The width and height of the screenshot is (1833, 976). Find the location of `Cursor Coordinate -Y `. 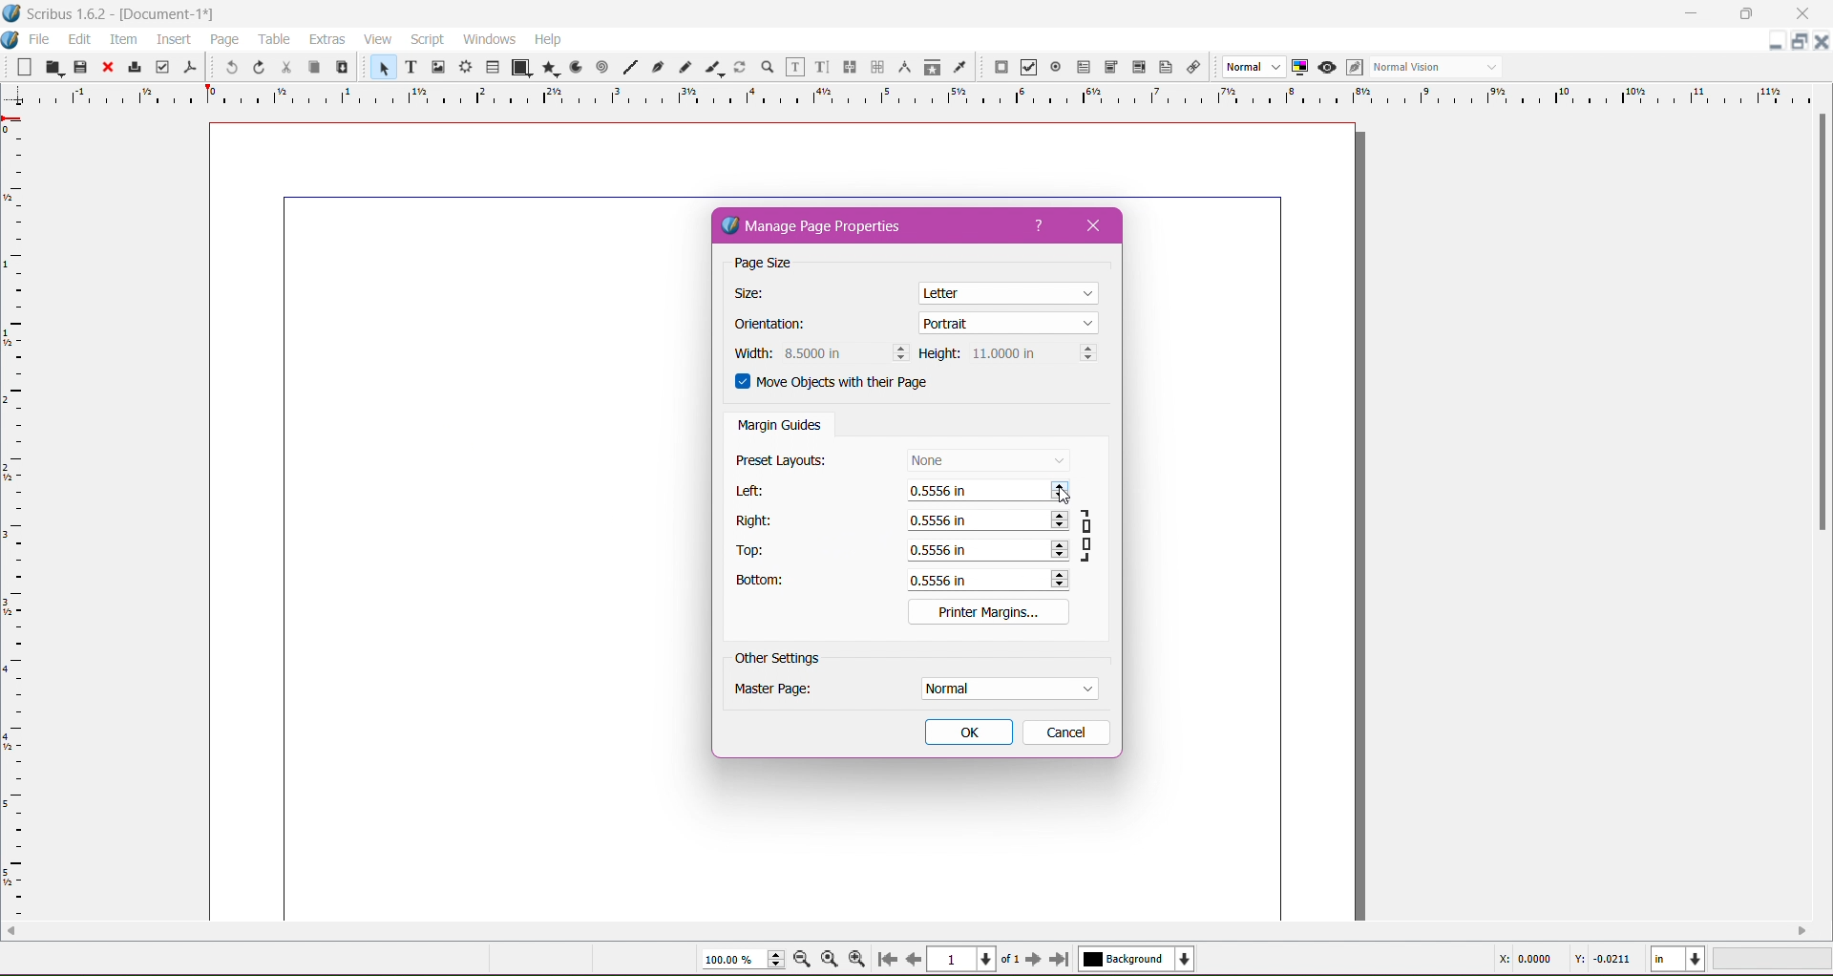

Cursor Coordinate -Y  is located at coordinates (1600, 961).